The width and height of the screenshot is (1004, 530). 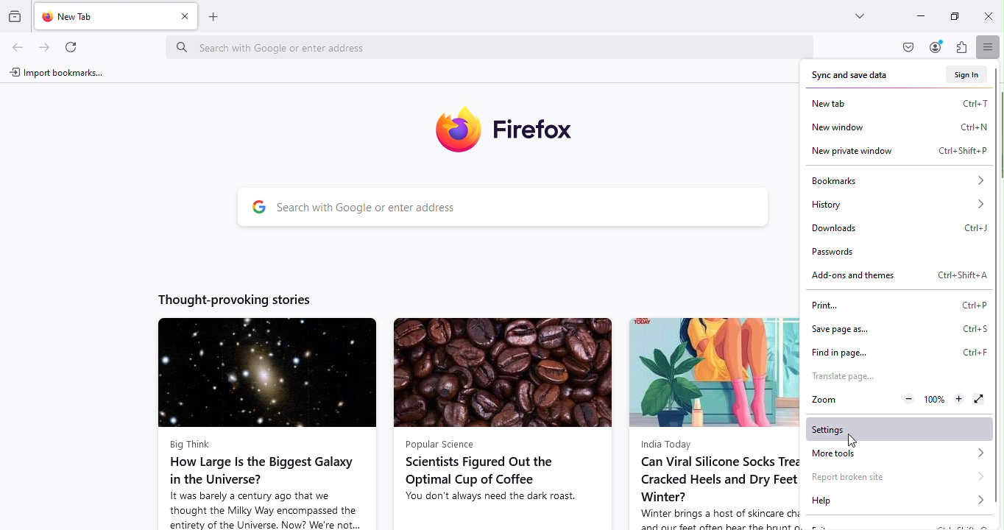 I want to click on Close tab, so click(x=184, y=16).